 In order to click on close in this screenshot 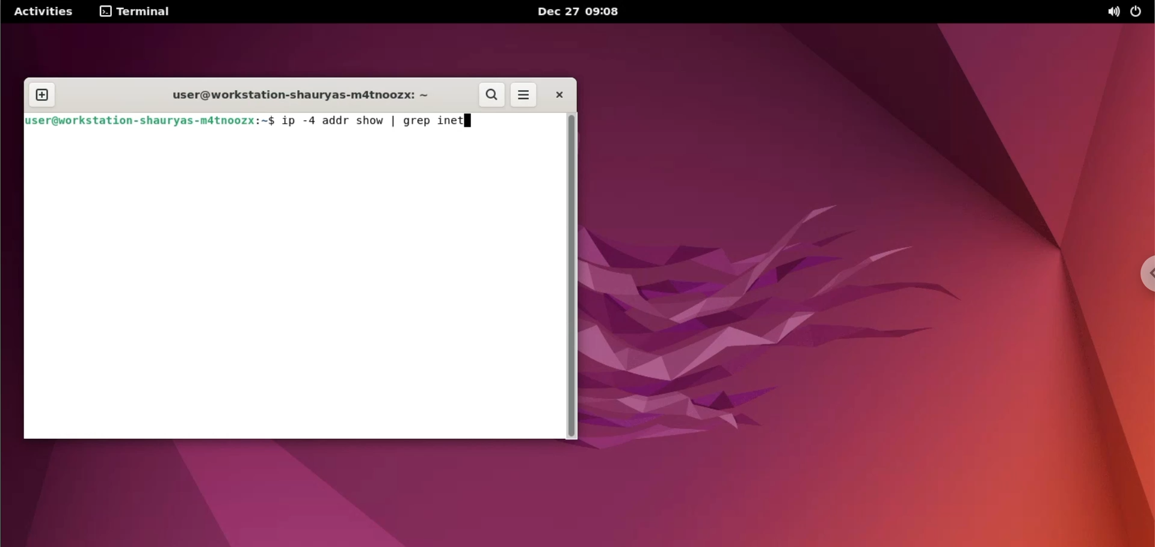, I will do `click(558, 95)`.